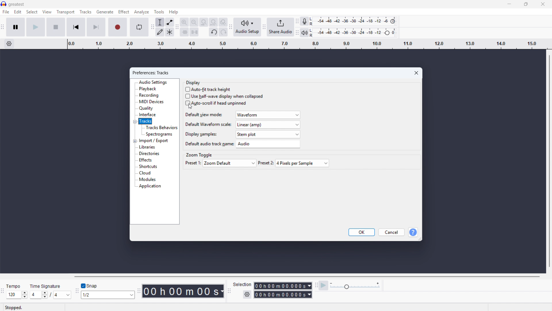  What do you see at coordinates (302, 163) in the screenshot?
I see `Preset 2 ` at bounding box center [302, 163].